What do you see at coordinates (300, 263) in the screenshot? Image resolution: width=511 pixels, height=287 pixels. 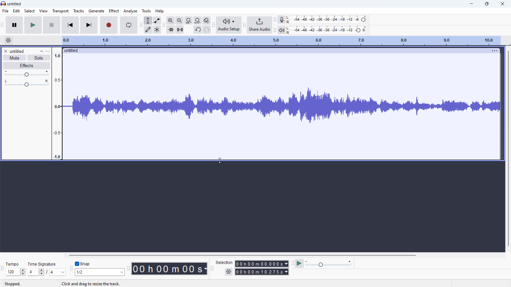 I see `play at speed` at bounding box center [300, 263].